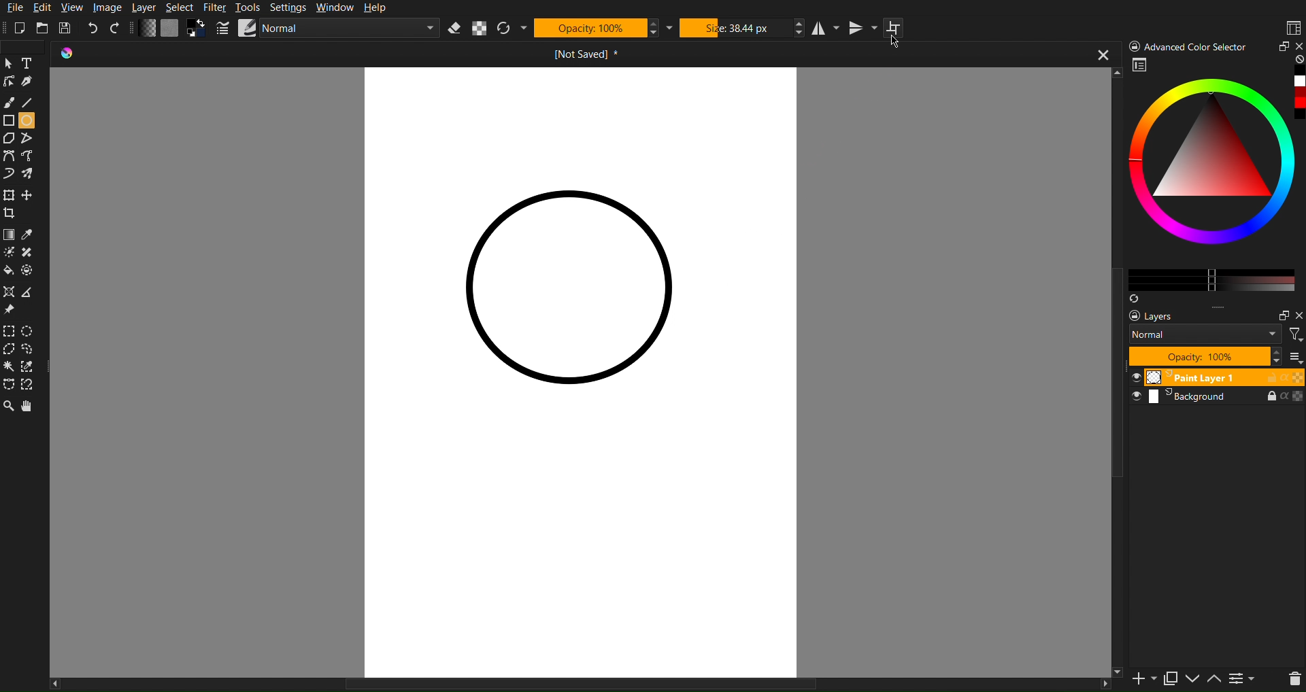 The width and height of the screenshot is (1306, 692). I want to click on Minimize, so click(1277, 46).